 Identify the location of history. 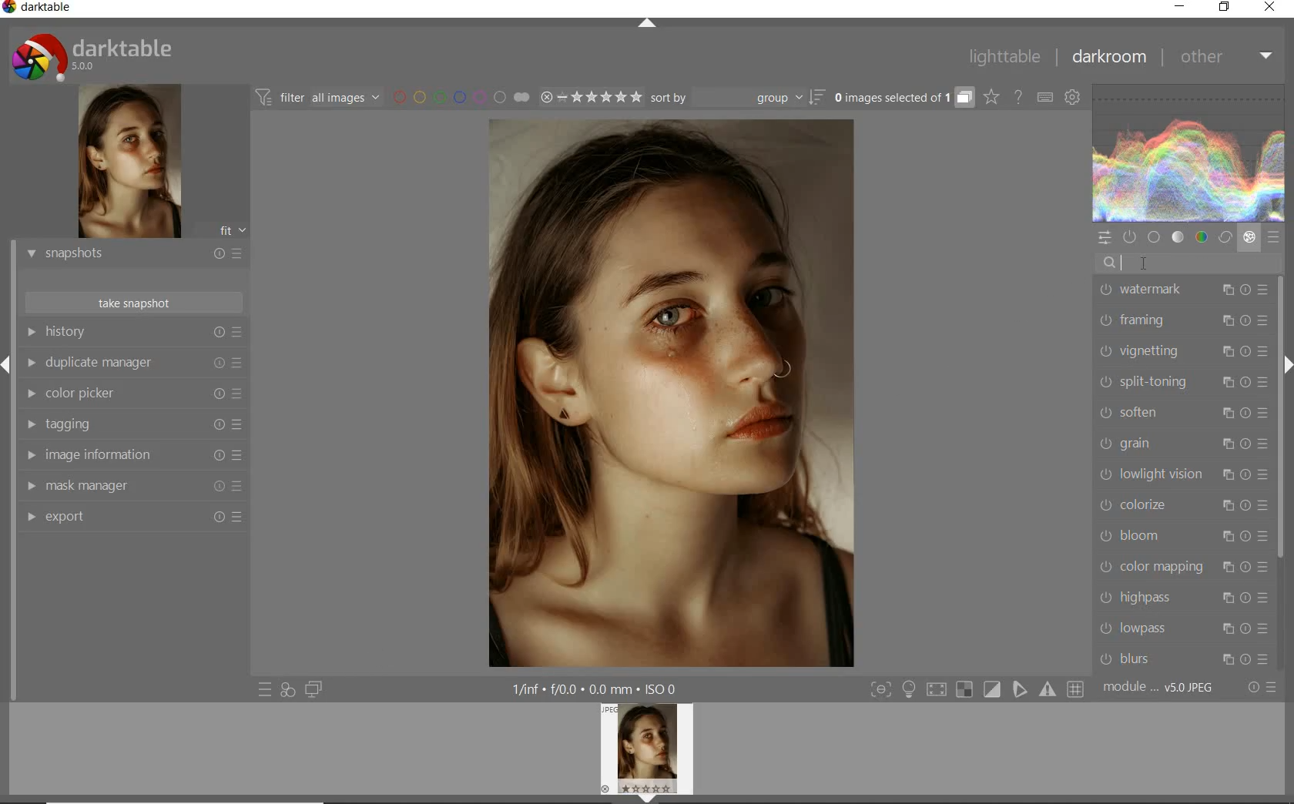
(133, 333).